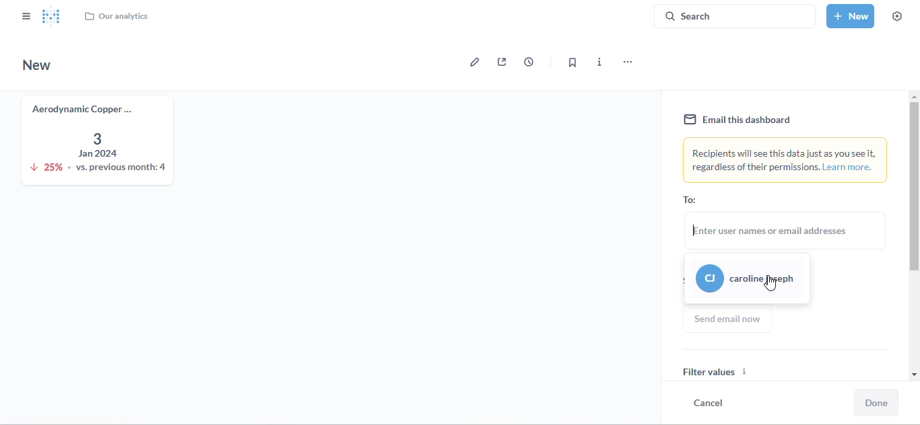 The height and width of the screenshot is (425, 920). What do you see at coordinates (851, 15) in the screenshot?
I see `new` at bounding box center [851, 15].